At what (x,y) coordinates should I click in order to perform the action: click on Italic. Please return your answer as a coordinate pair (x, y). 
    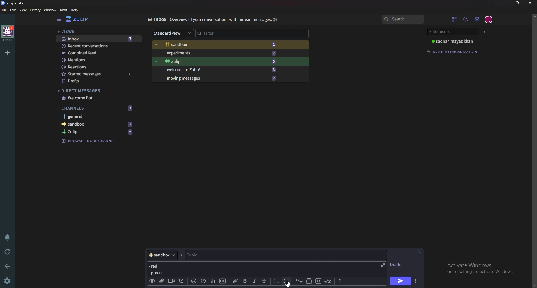
    Looking at the image, I should click on (255, 281).